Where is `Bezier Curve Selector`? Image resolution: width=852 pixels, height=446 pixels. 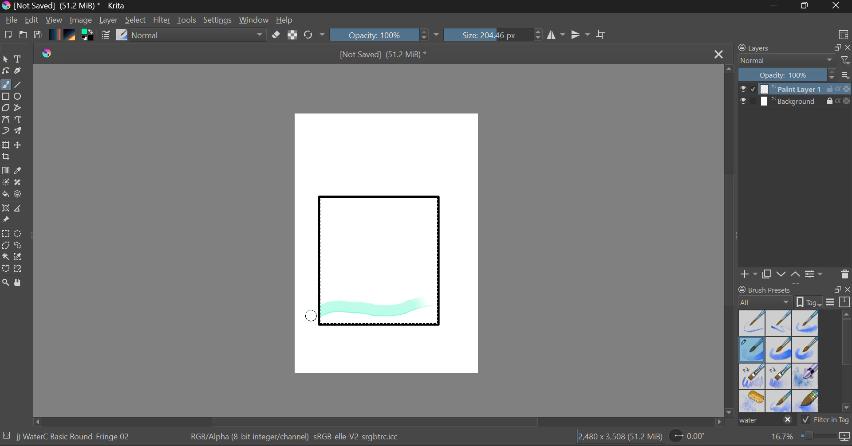 Bezier Curve Selector is located at coordinates (5, 269).